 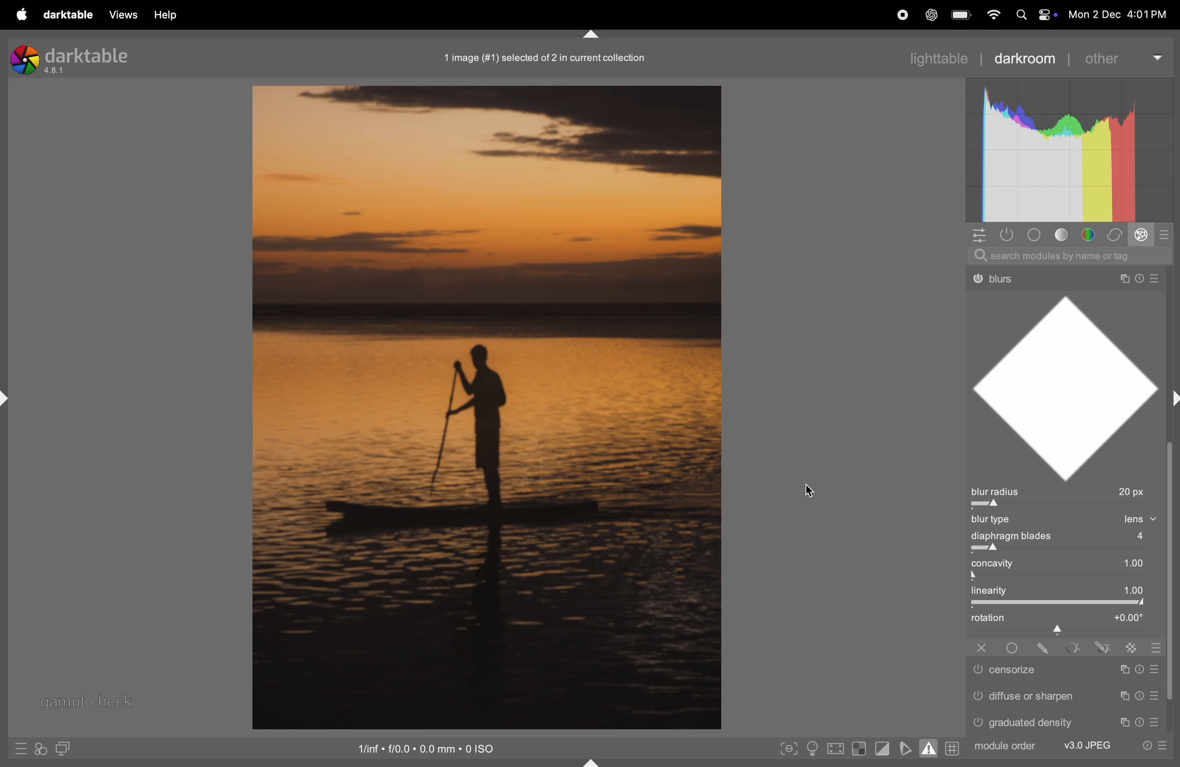 What do you see at coordinates (962, 14) in the screenshot?
I see `battery` at bounding box center [962, 14].